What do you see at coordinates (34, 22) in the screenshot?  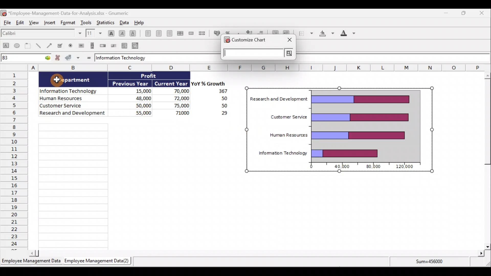 I see `View` at bounding box center [34, 22].